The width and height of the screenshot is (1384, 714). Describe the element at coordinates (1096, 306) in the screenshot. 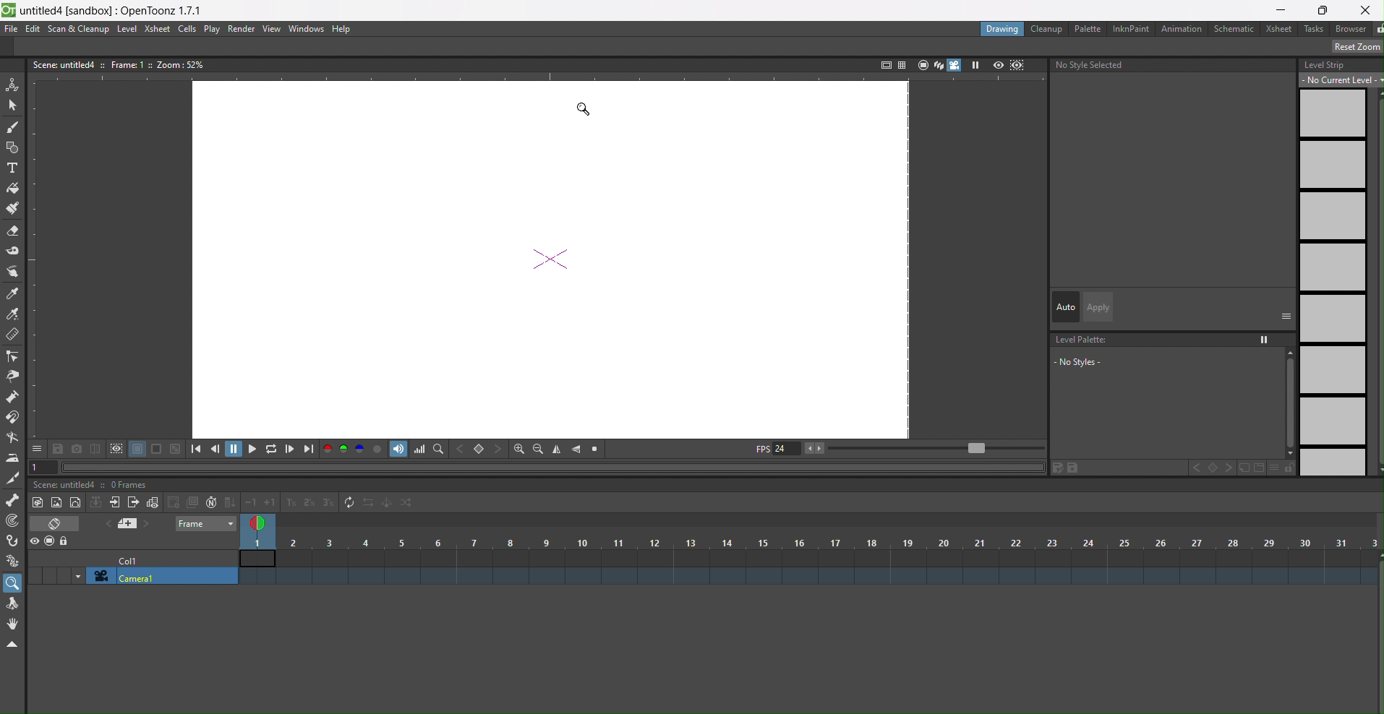

I see `apply` at that location.